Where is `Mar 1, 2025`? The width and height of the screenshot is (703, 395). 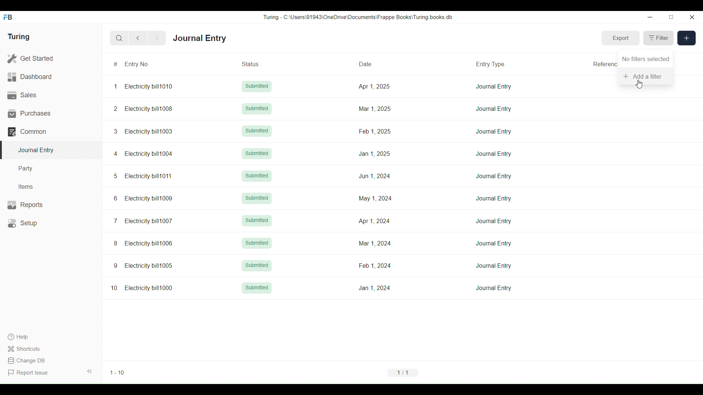
Mar 1, 2025 is located at coordinates (374, 109).